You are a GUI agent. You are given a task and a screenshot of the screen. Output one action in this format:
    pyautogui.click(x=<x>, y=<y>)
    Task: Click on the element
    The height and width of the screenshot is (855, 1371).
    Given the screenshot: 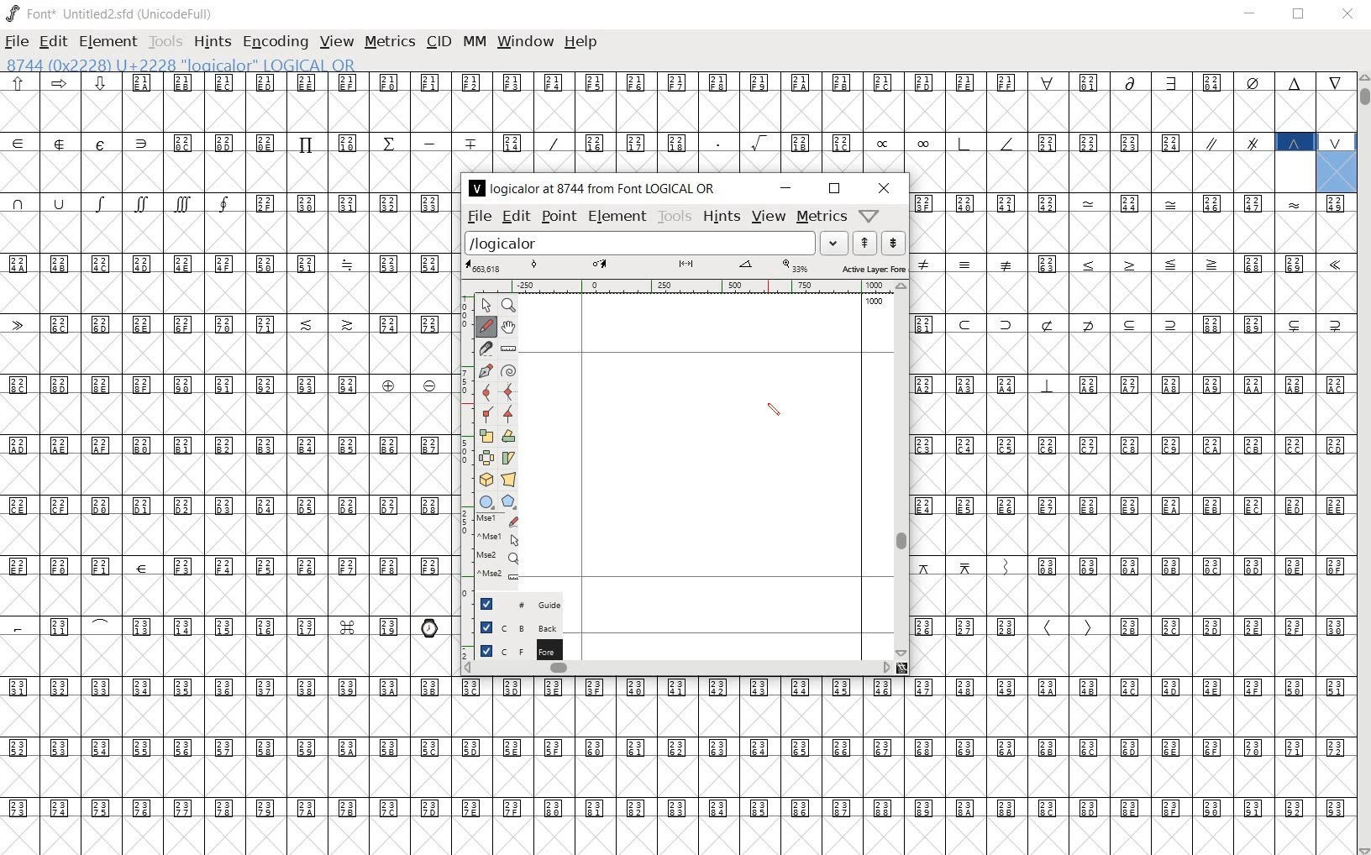 What is the action you would take?
    pyautogui.click(x=108, y=41)
    